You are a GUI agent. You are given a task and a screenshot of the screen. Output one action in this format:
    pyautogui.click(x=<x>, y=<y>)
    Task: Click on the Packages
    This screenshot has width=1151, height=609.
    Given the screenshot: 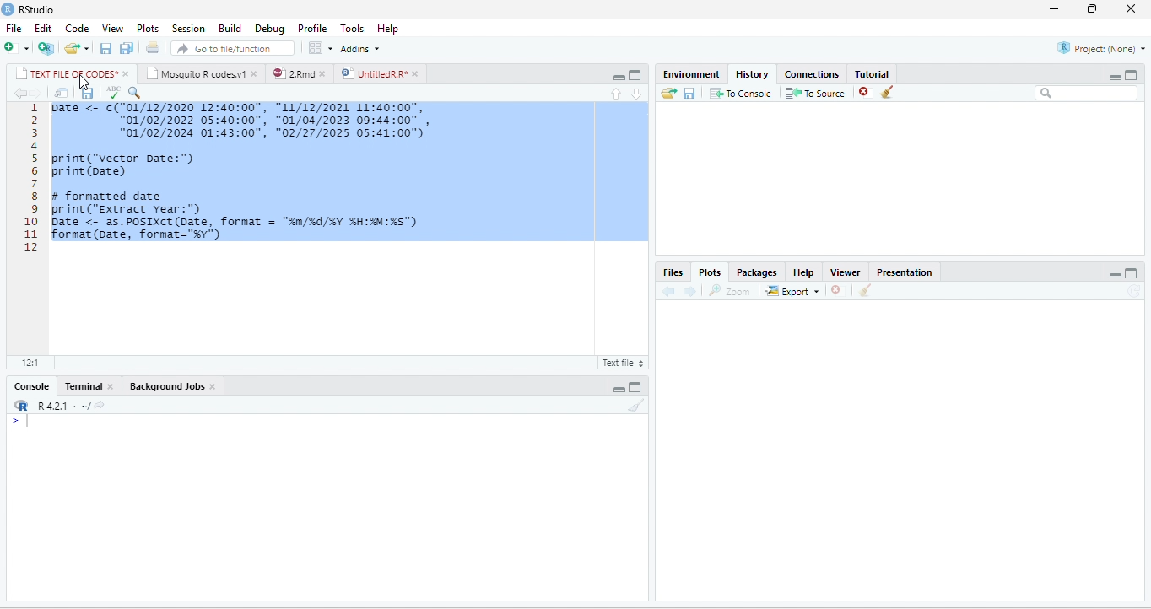 What is the action you would take?
    pyautogui.click(x=758, y=272)
    